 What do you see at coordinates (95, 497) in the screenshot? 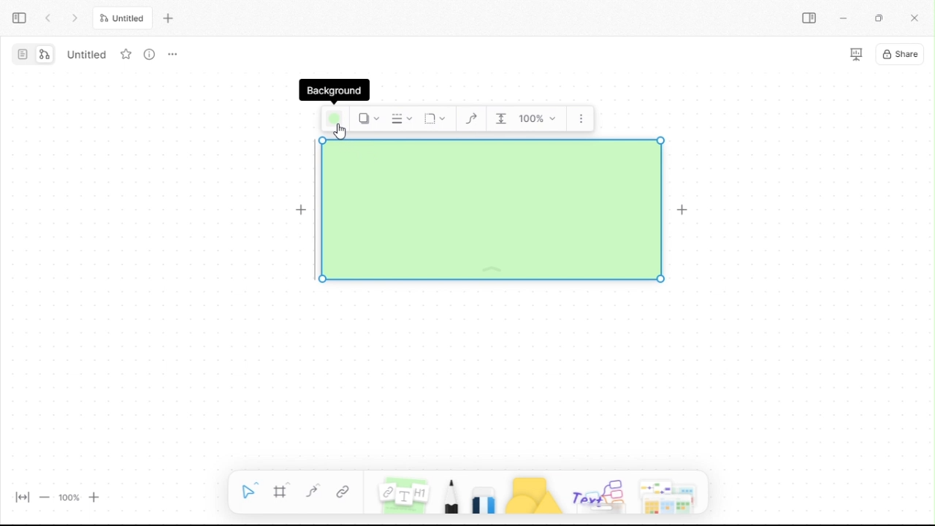
I see `zoom in` at bounding box center [95, 497].